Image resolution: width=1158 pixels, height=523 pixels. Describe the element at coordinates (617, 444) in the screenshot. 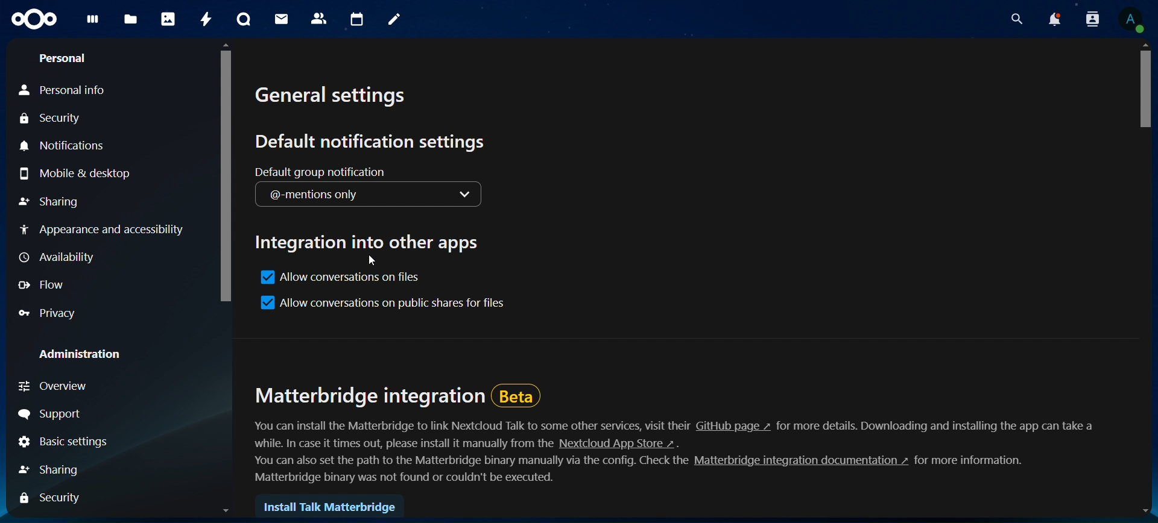

I see `hyperlink` at that location.